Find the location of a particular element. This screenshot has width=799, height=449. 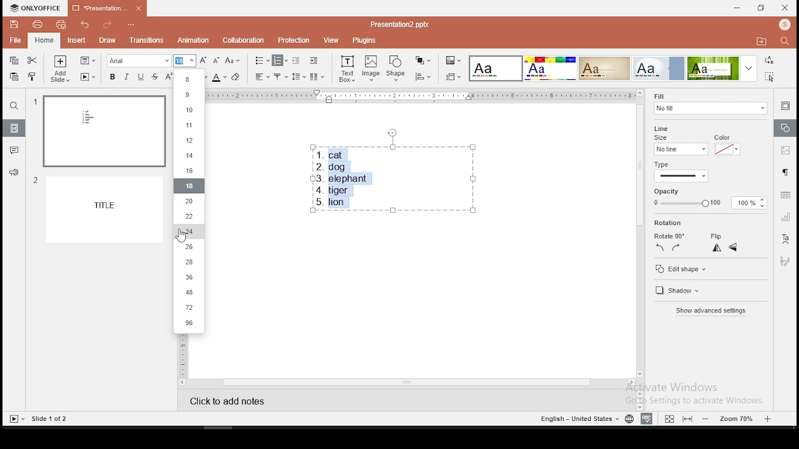

decrease font size is located at coordinates (217, 60).